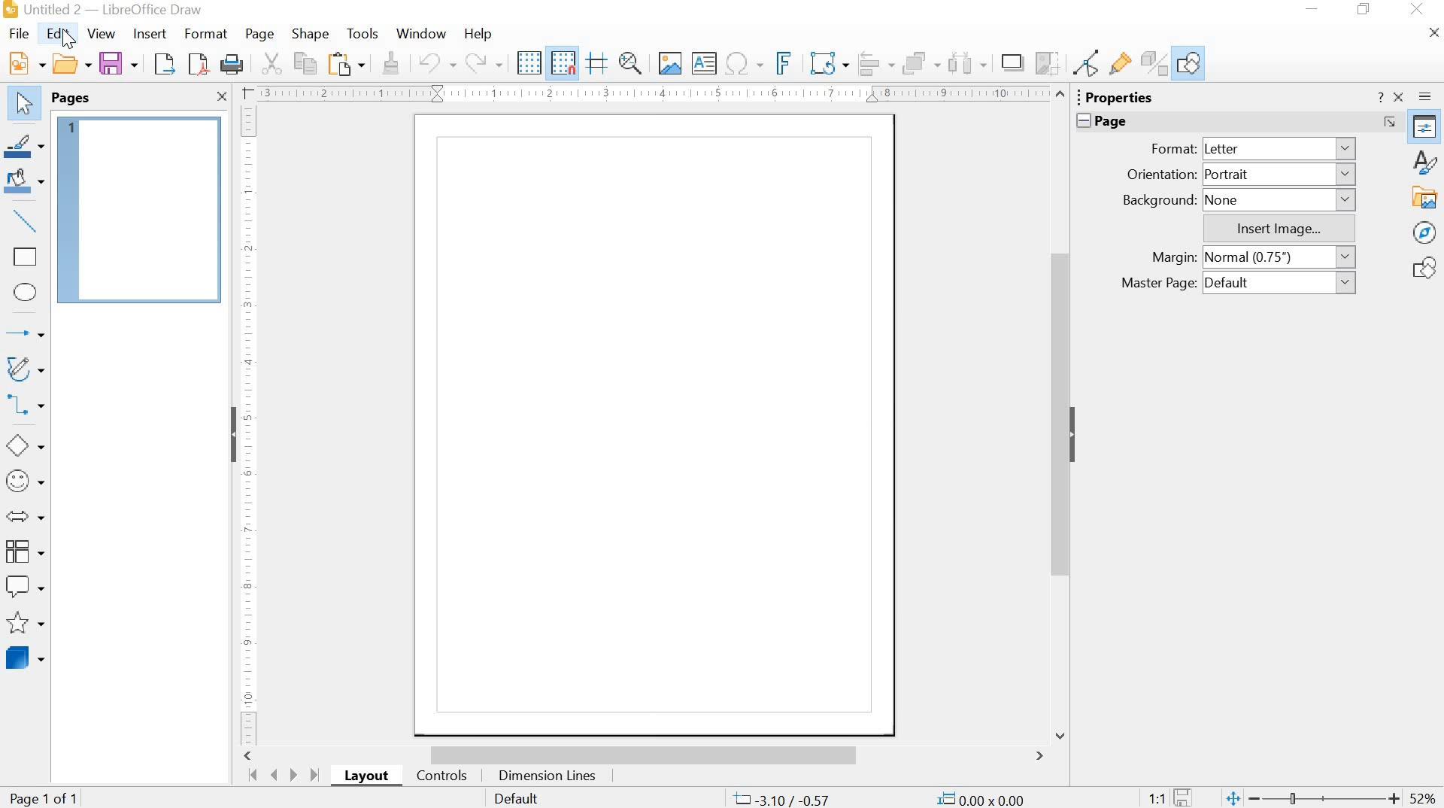 The width and height of the screenshot is (1444, 808). I want to click on Pages, so click(71, 98).